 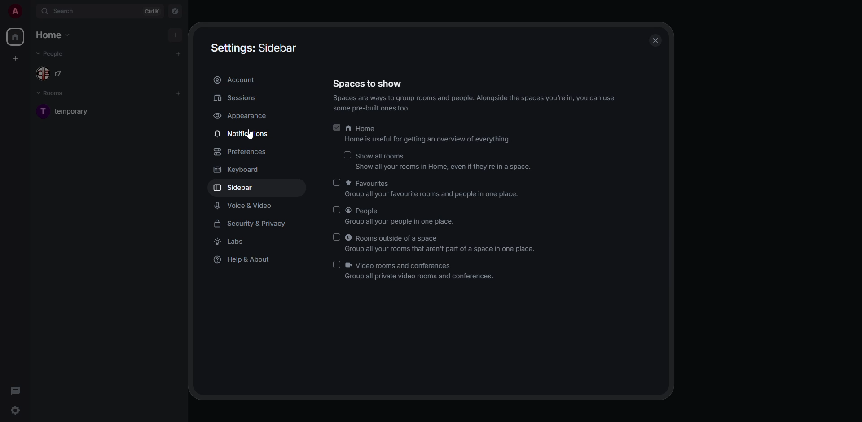 I want to click on home, so click(x=53, y=35).